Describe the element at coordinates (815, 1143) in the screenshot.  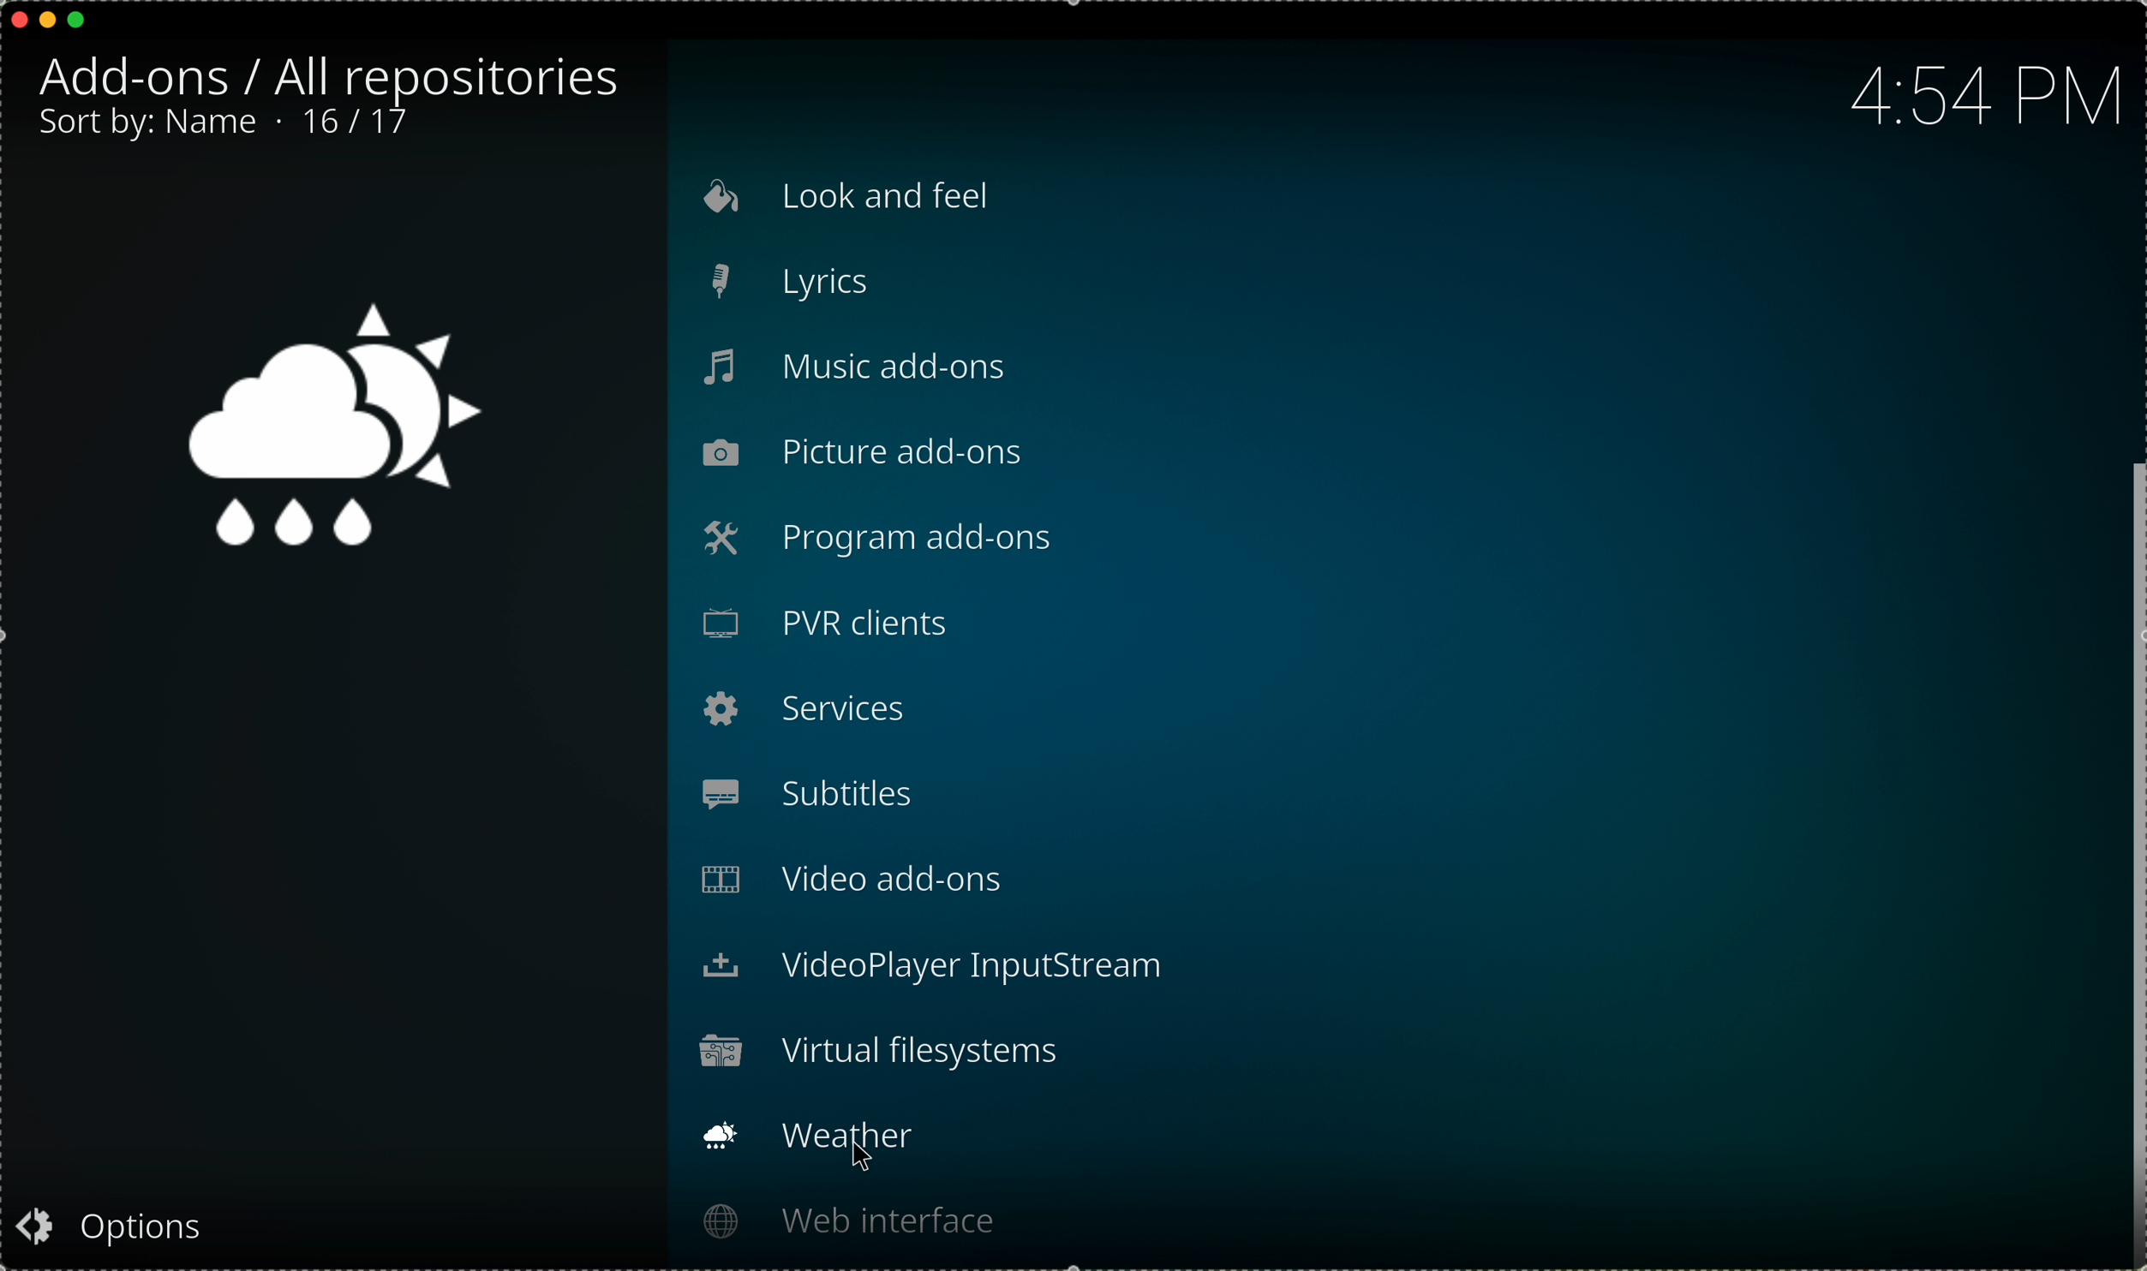
I see `click on weather` at that location.